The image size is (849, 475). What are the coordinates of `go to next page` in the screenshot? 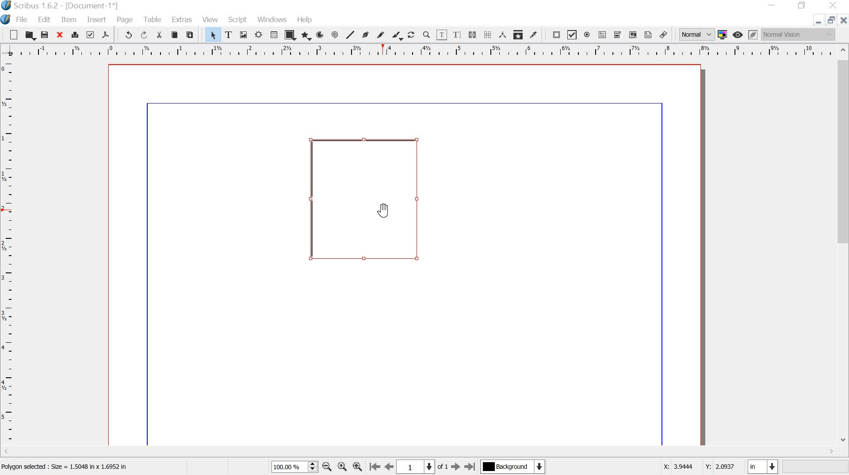 It's located at (456, 467).